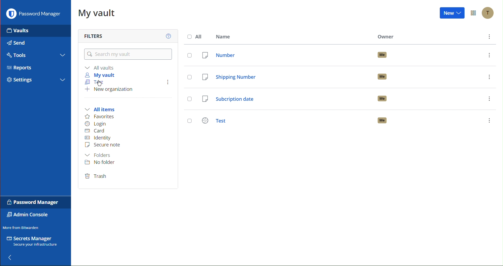 Image resolution: width=503 pixels, height=266 pixels. What do you see at coordinates (168, 37) in the screenshot?
I see `Help` at bounding box center [168, 37].